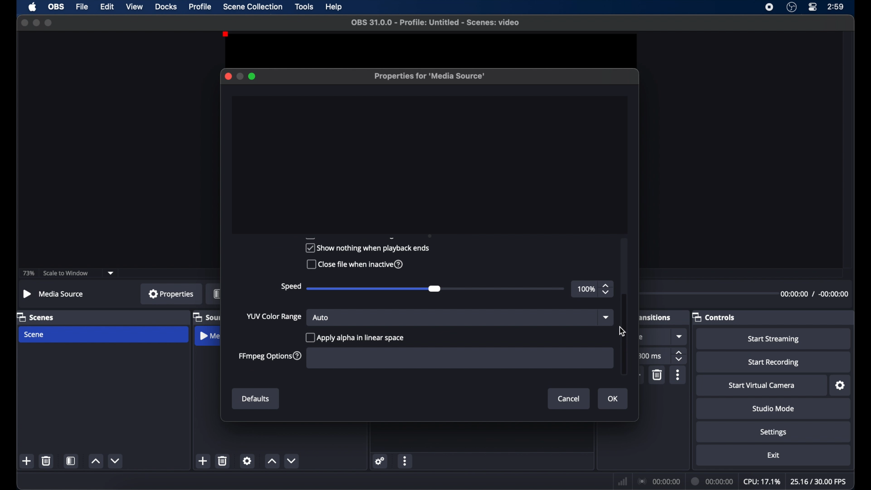  Describe the element at coordinates (355, 338) in the screenshot. I see `apply alpha in linear space` at that location.